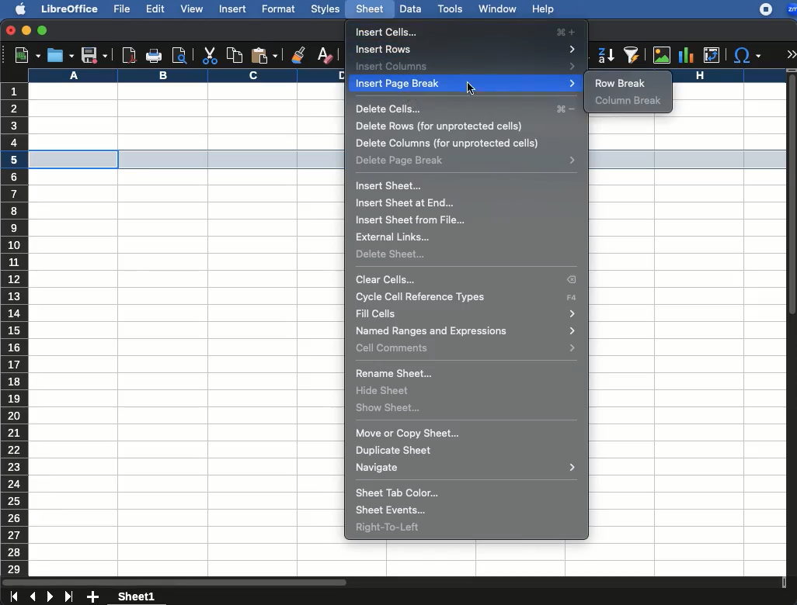 The image size is (797, 605). What do you see at coordinates (13, 330) in the screenshot?
I see `rows` at bounding box center [13, 330].